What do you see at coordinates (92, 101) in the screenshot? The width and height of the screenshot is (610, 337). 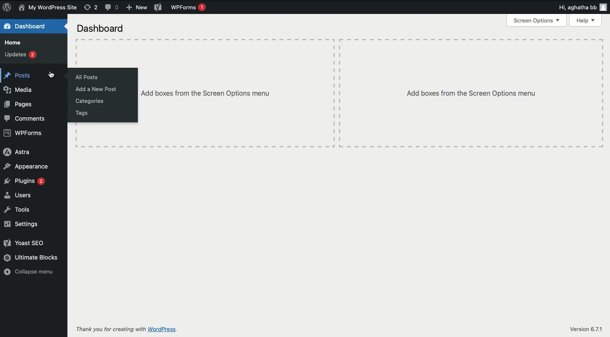 I see `Categories` at bounding box center [92, 101].